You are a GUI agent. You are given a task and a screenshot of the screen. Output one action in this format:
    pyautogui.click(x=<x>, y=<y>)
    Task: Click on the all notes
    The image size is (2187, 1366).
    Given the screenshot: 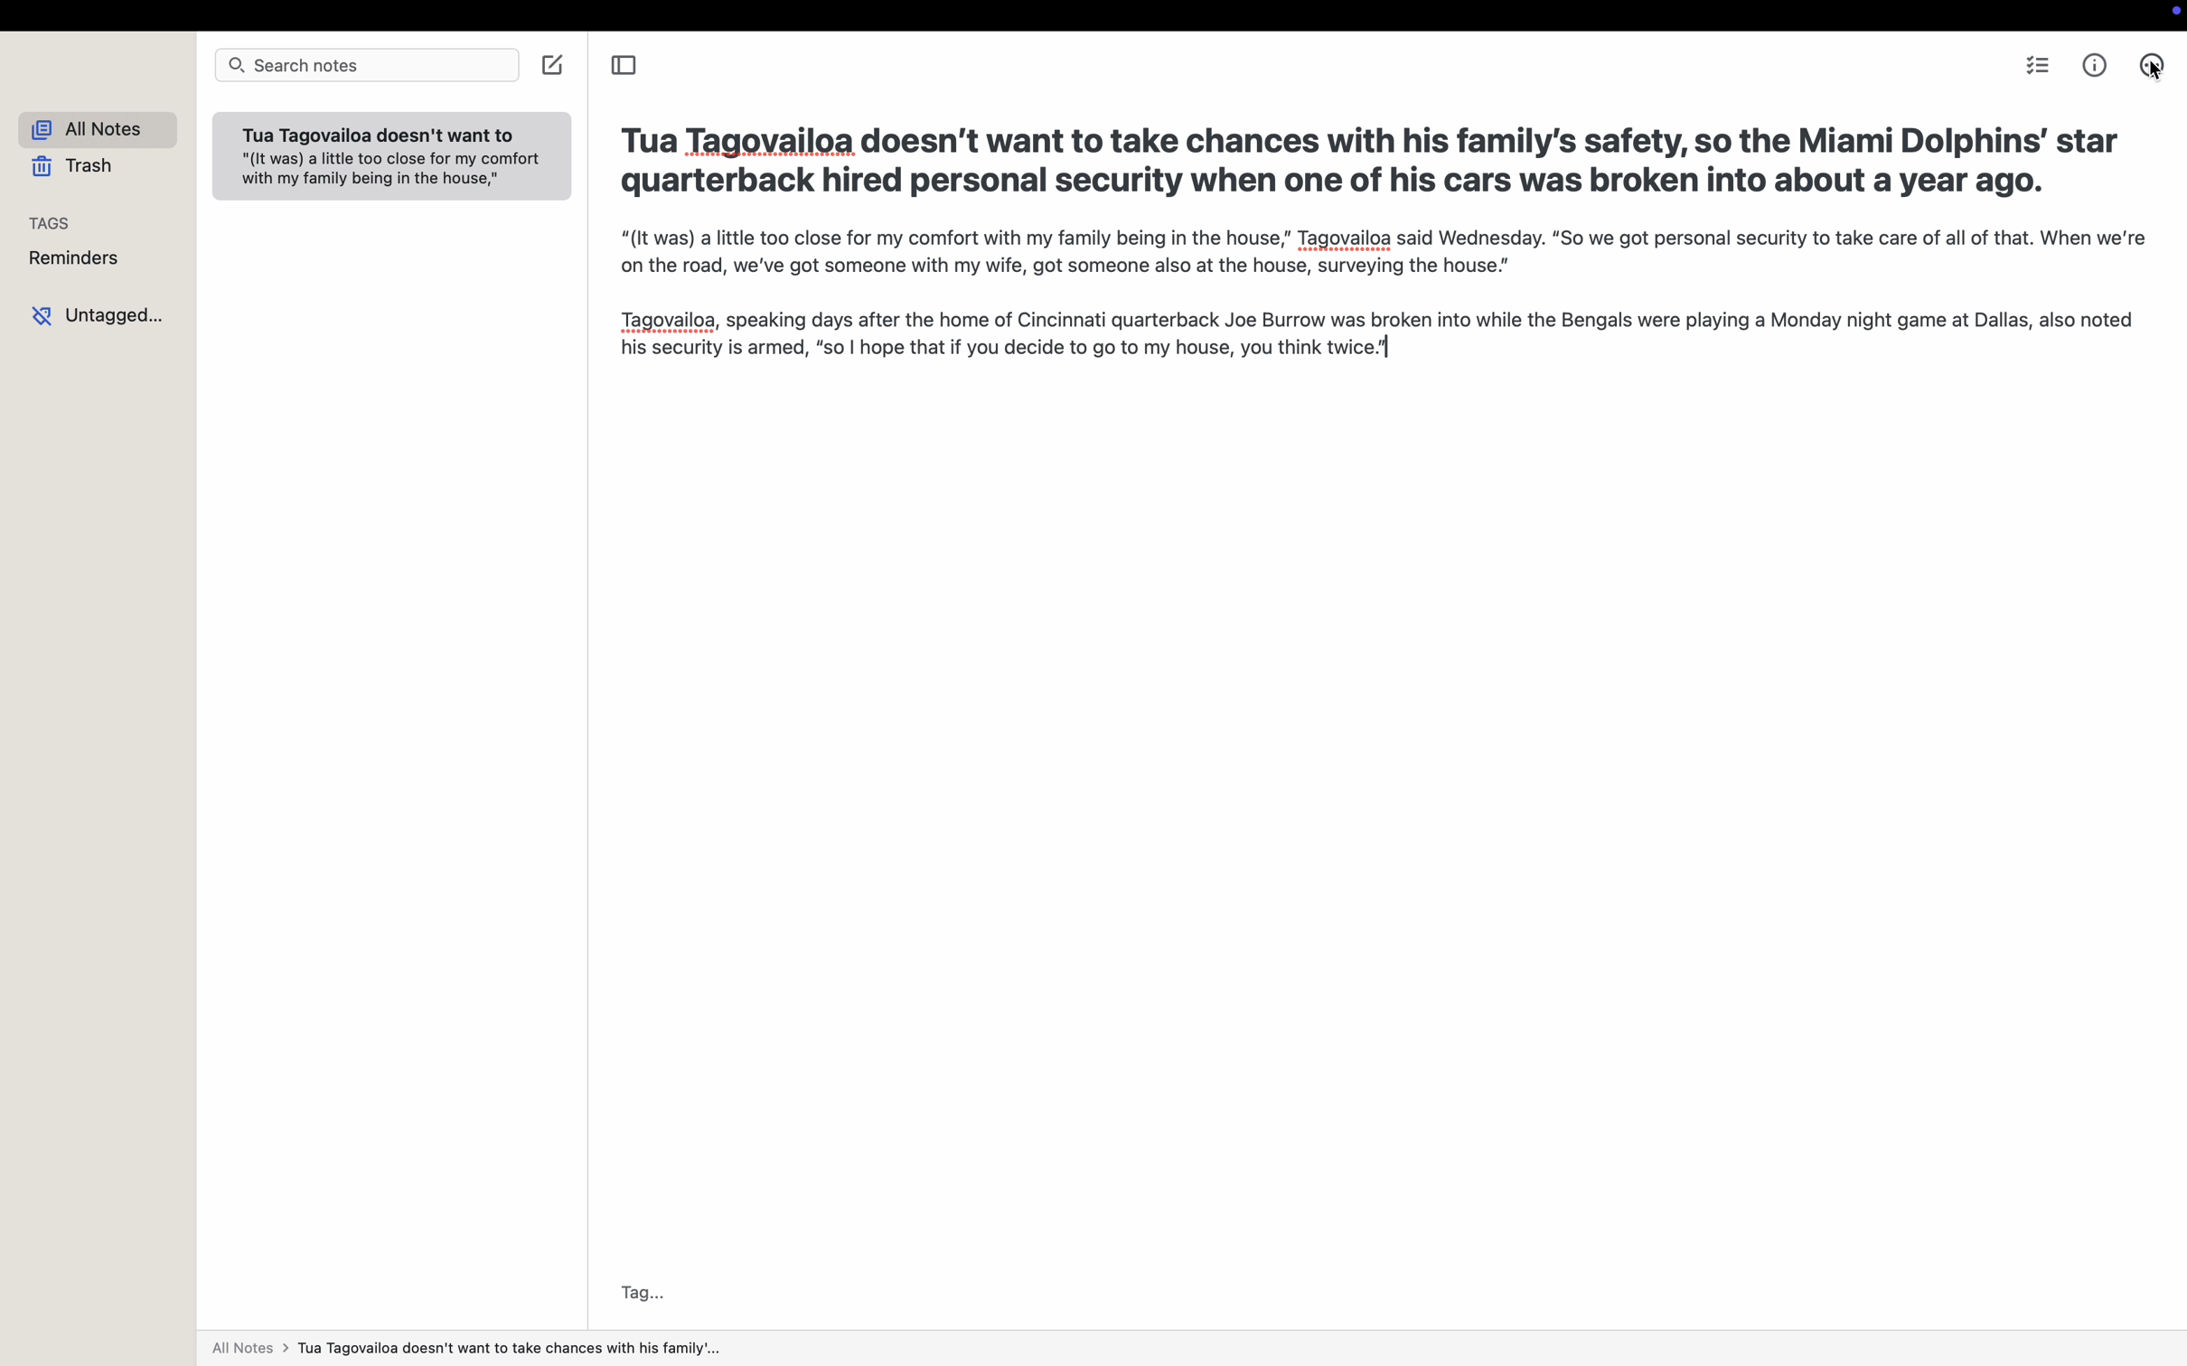 What is the action you would take?
    pyautogui.click(x=473, y=1349)
    